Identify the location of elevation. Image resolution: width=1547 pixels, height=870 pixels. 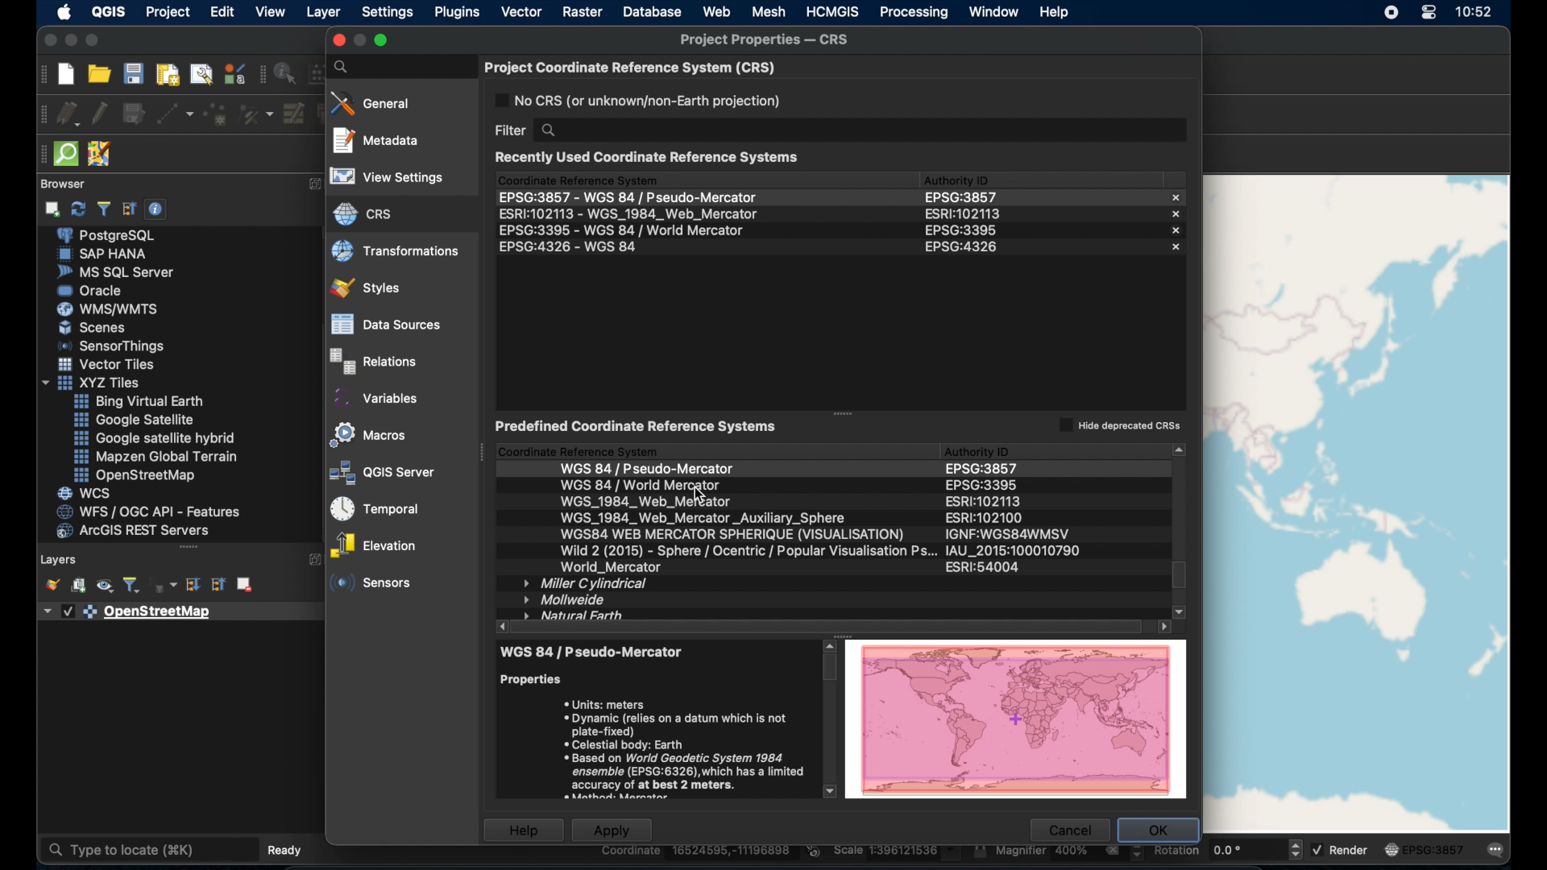
(371, 547).